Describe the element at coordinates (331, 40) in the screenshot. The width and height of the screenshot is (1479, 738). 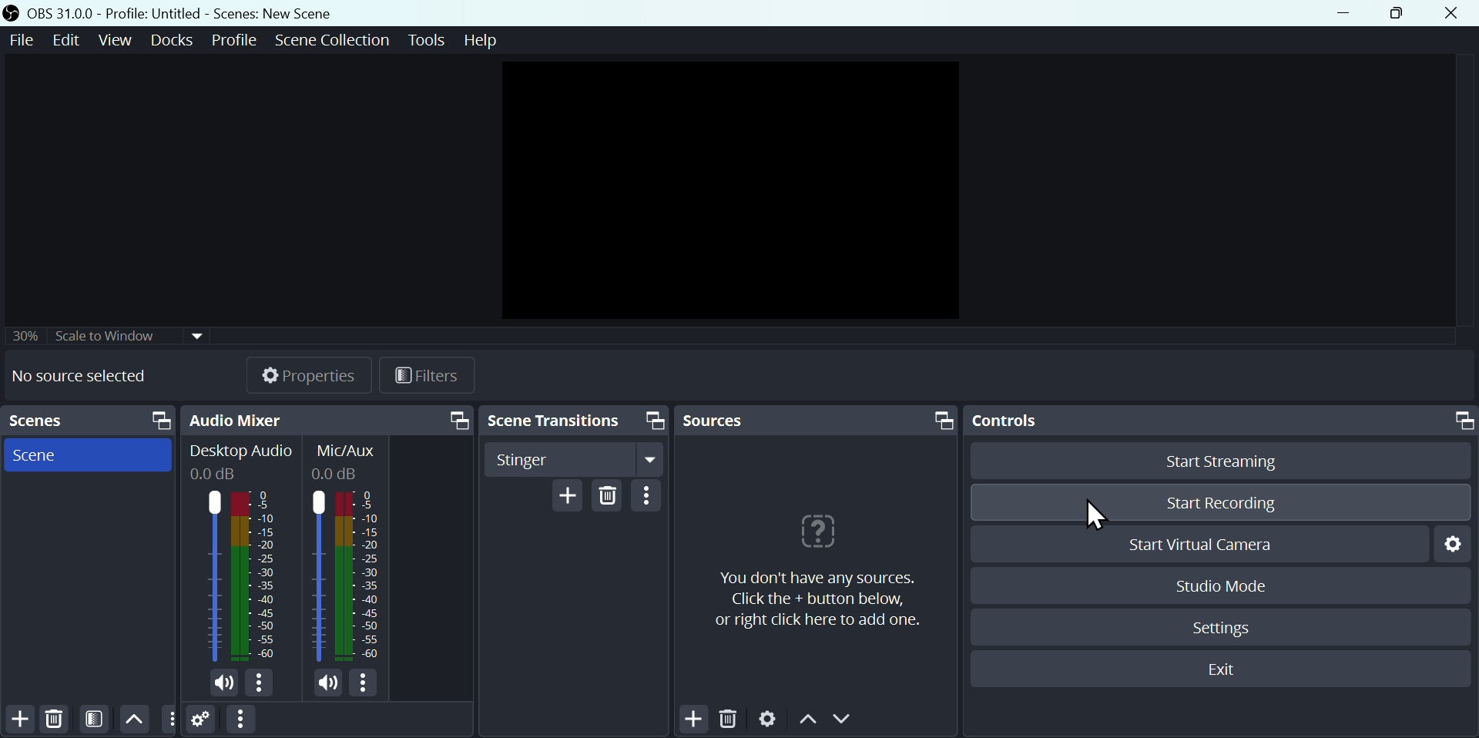
I see `scenes collection` at that location.